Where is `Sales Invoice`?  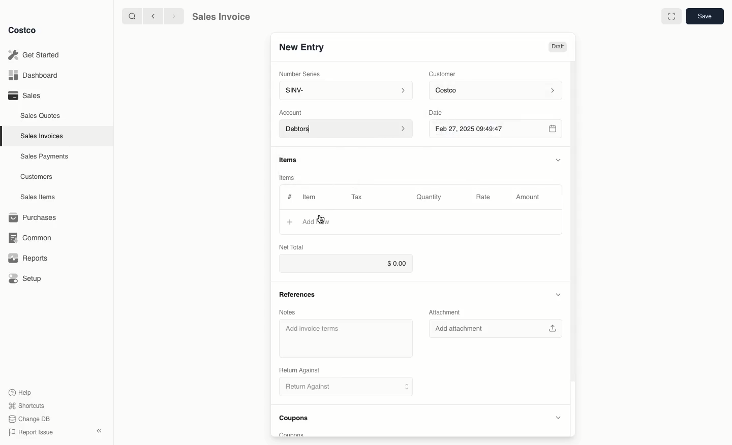 Sales Invoice is located at coordinates (221, 17).